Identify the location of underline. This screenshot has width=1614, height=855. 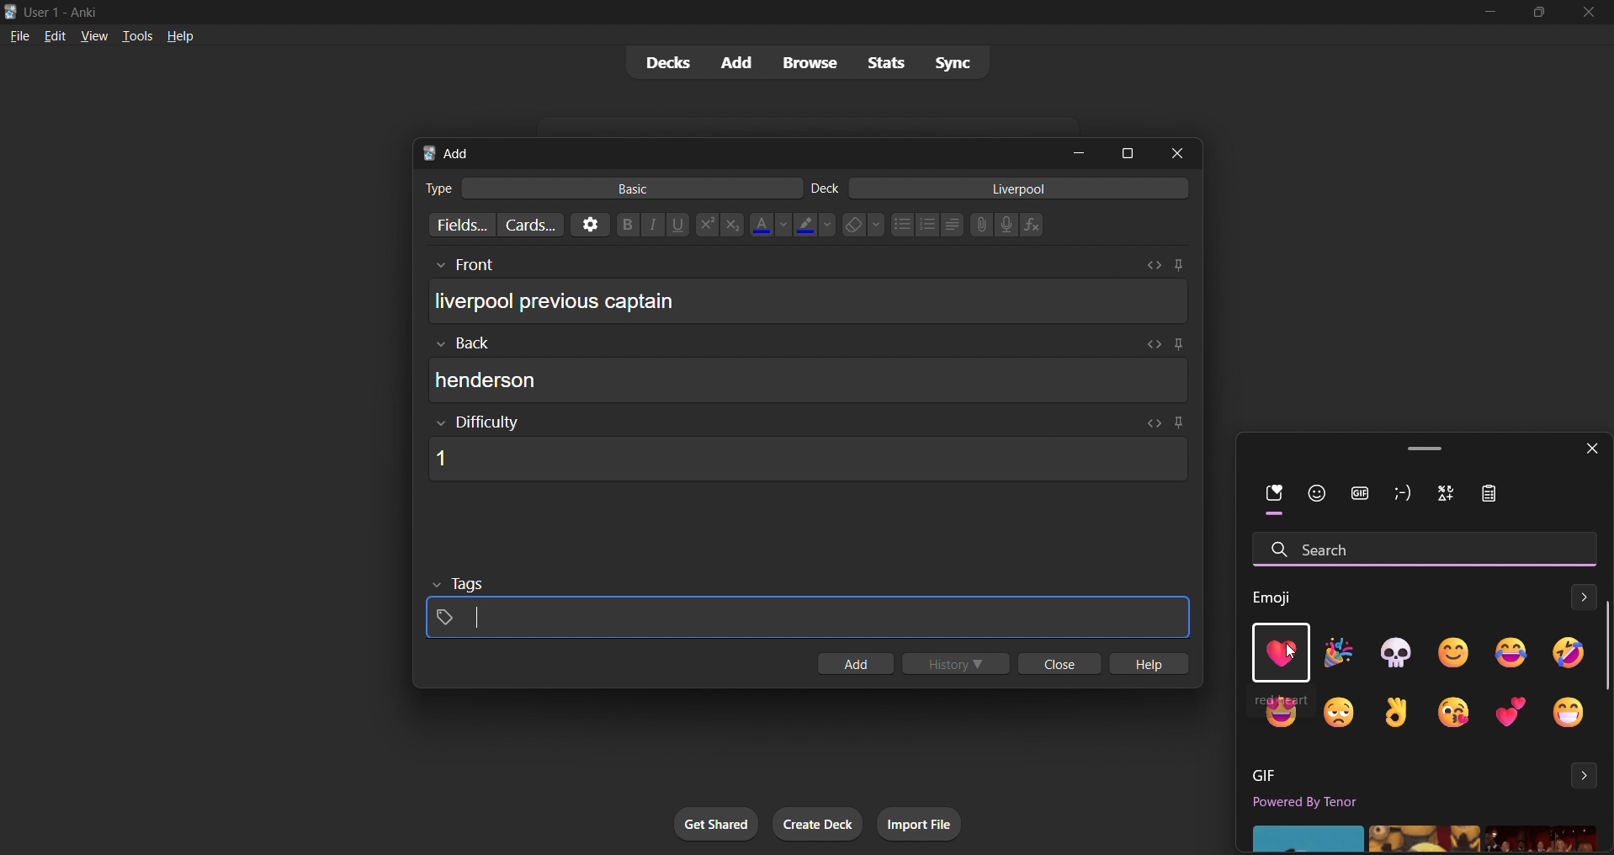
(680, 225).